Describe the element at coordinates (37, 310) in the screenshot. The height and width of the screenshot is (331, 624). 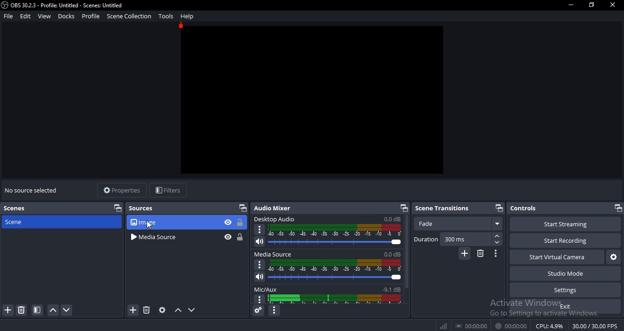
I see `scene` at that location.